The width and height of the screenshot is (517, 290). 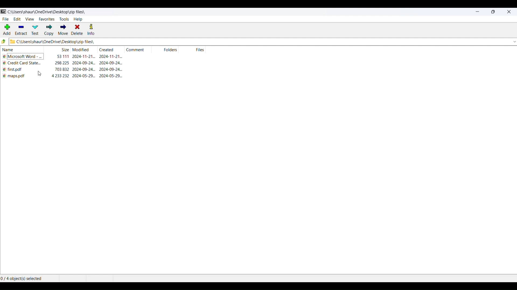 What do you see at coordinates (17, 70) in the screenshot?
I see `file name` at bounding box center [17, 70].